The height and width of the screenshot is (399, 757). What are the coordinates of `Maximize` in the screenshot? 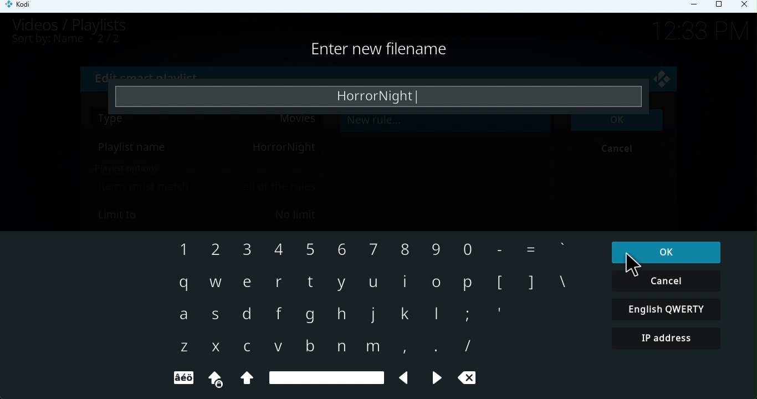 It's located at (721, 5).